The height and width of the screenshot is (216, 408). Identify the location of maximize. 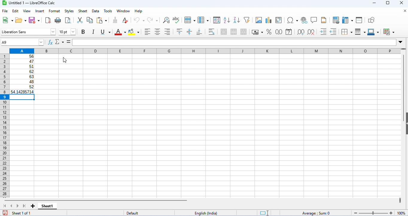
(388, 4).